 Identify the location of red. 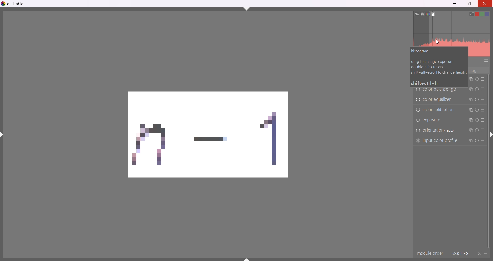
(478, 13).